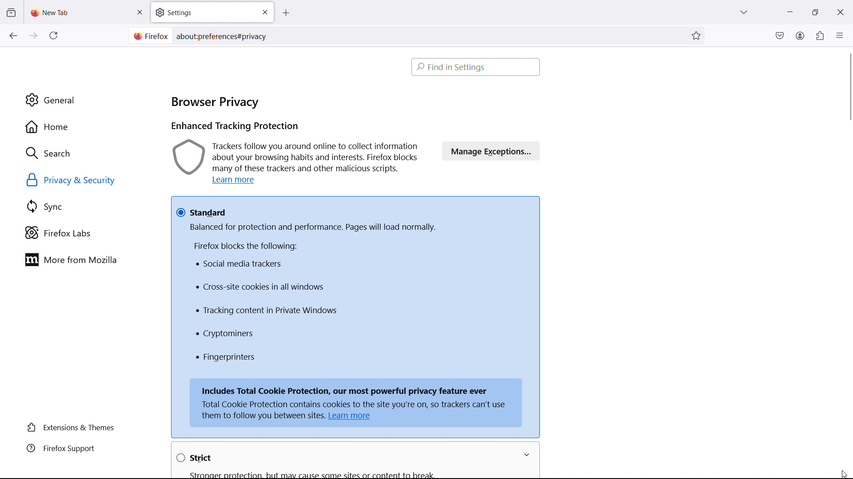 The height and width of the screenshot is (479, 853). Describe the element at coordinates (531, 455) in the screenshot. I see `more information` at that location.